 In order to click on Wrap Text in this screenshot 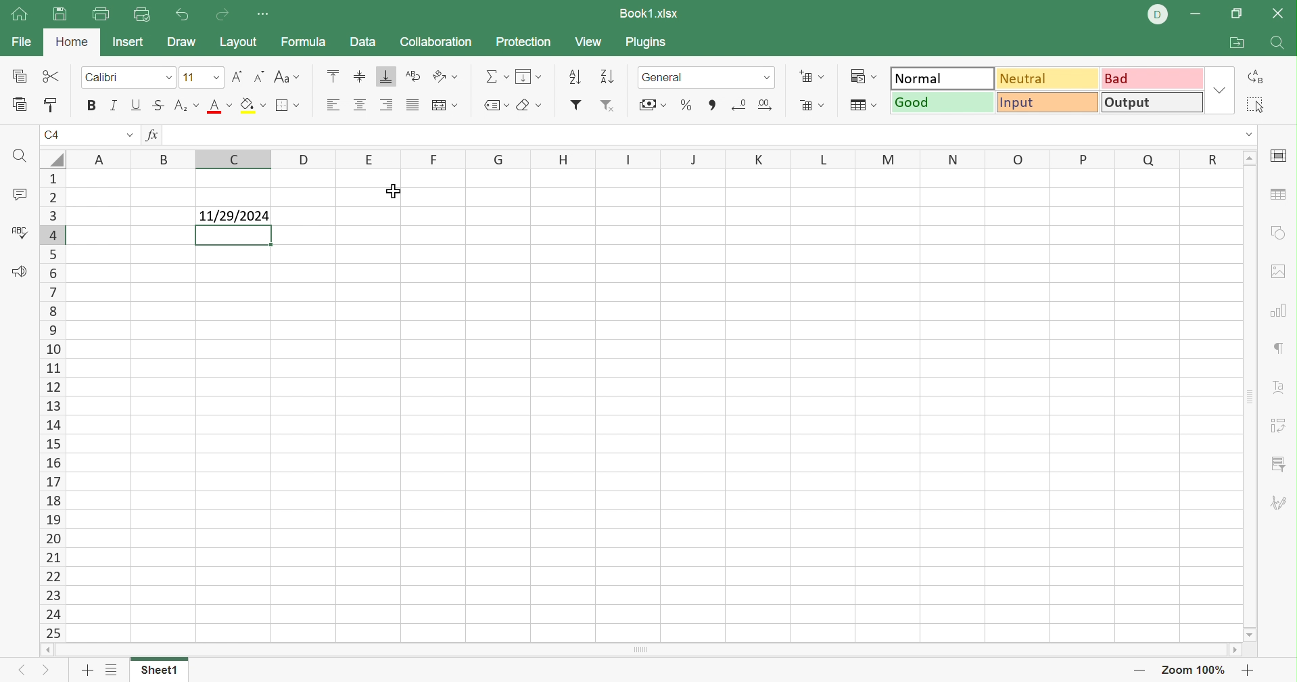, I will do `click(411, 76)`.